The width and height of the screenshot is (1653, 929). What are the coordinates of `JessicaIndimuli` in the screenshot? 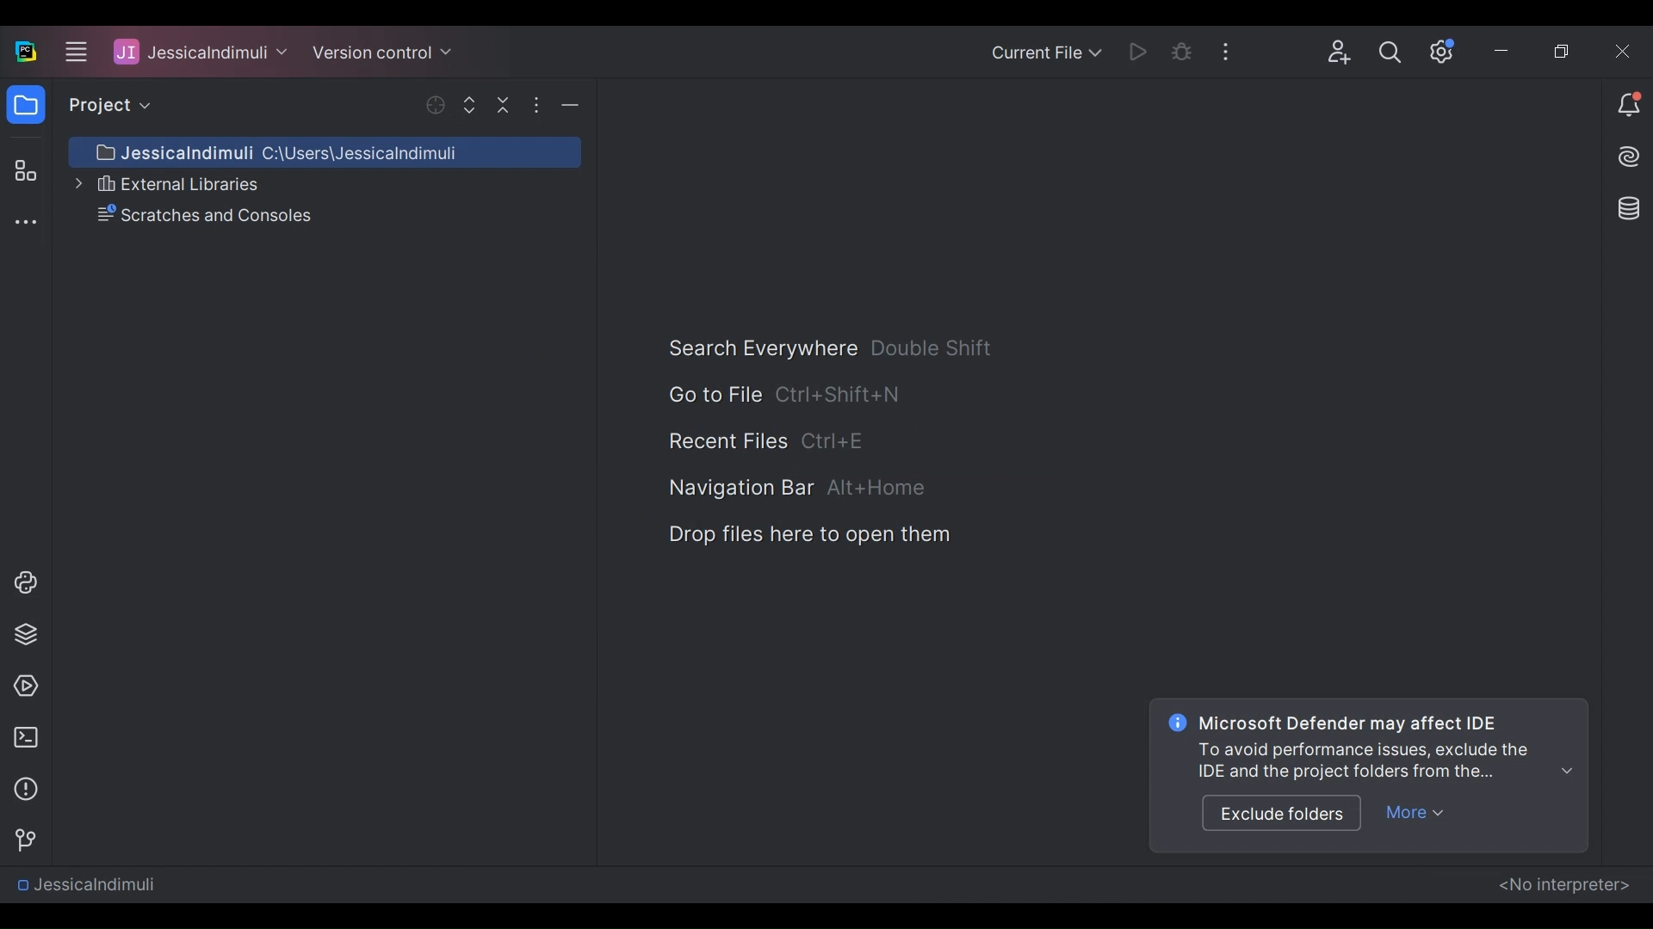 It's located at (198, 53).